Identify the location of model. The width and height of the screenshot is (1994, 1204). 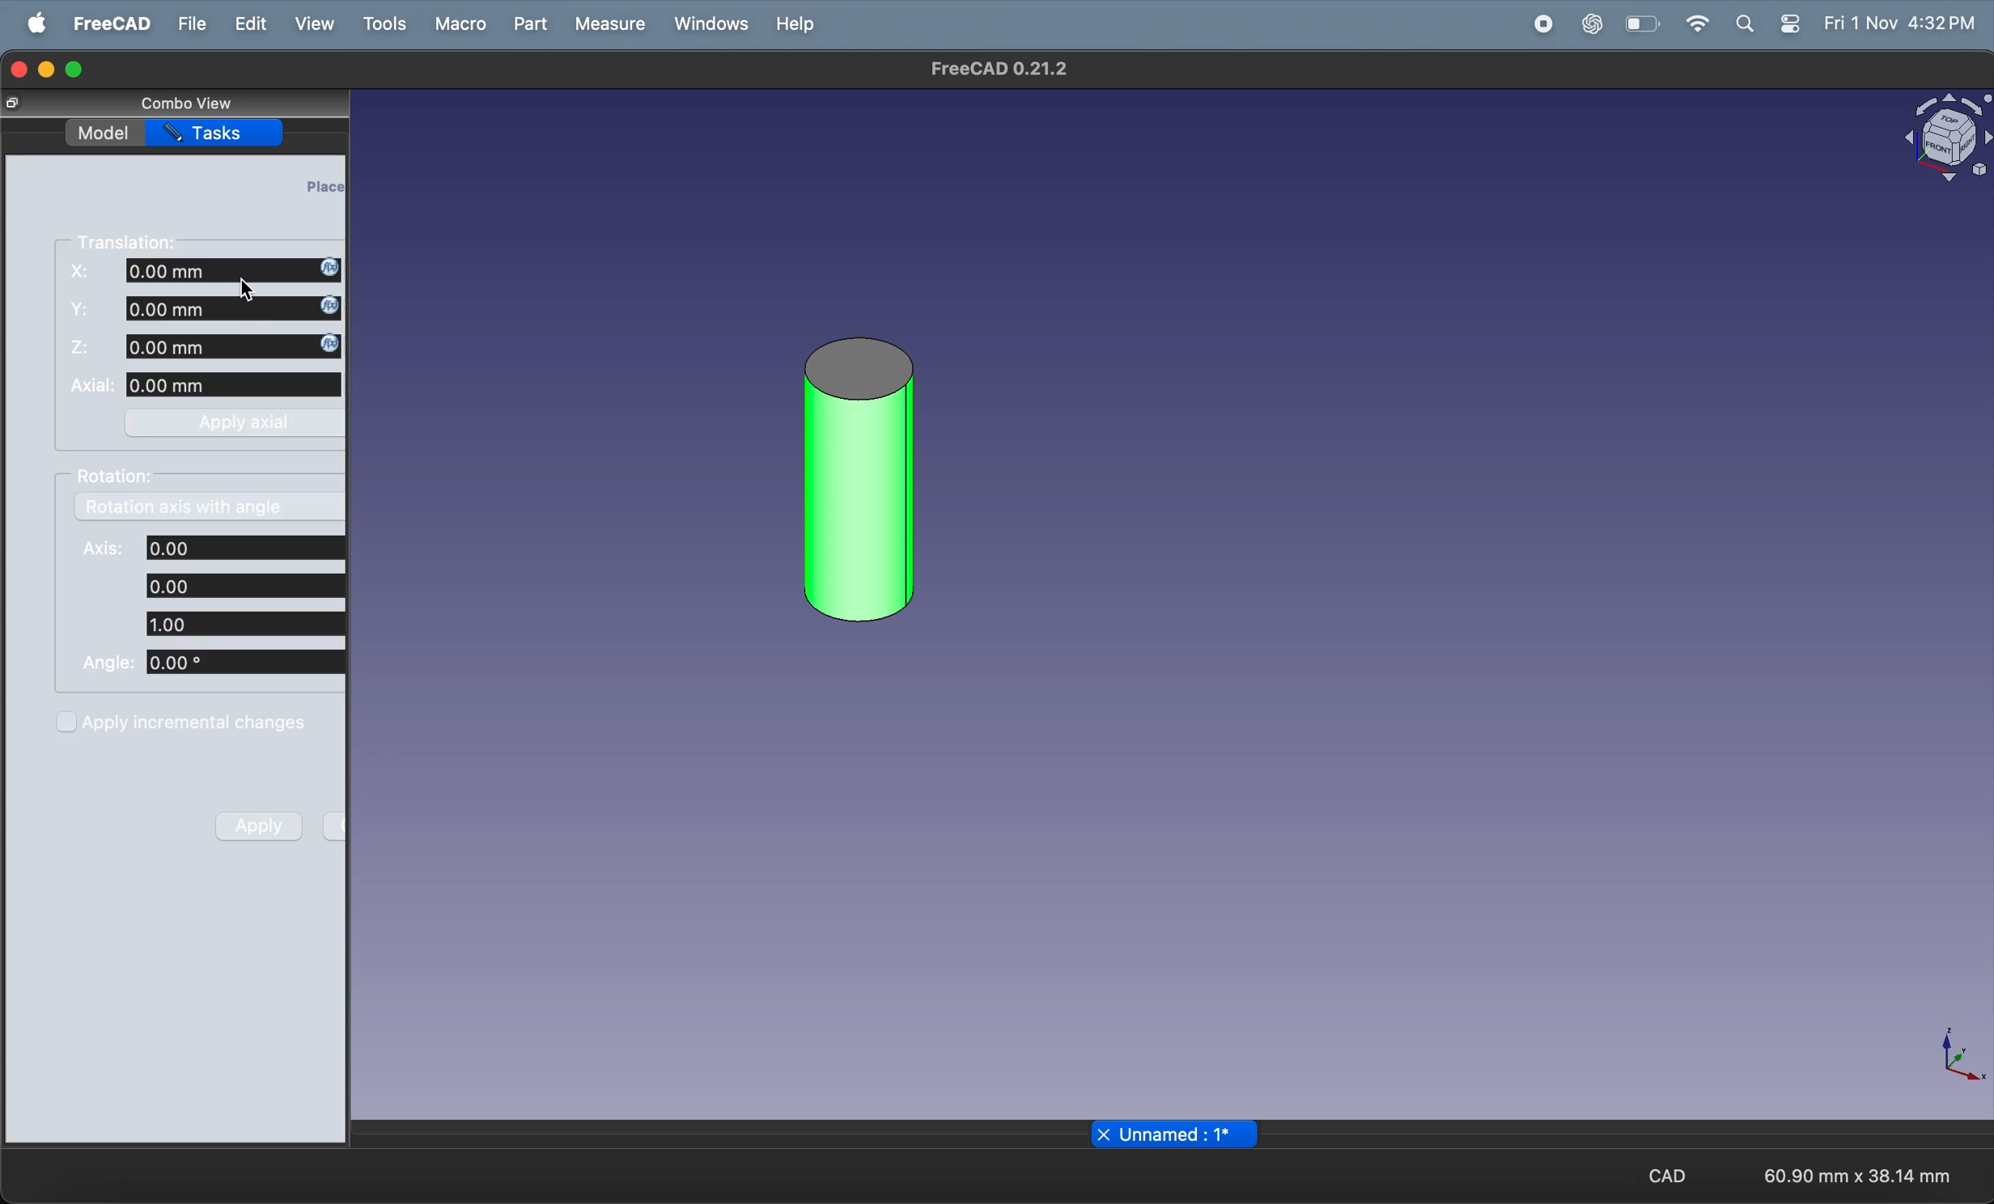
(105, 134).